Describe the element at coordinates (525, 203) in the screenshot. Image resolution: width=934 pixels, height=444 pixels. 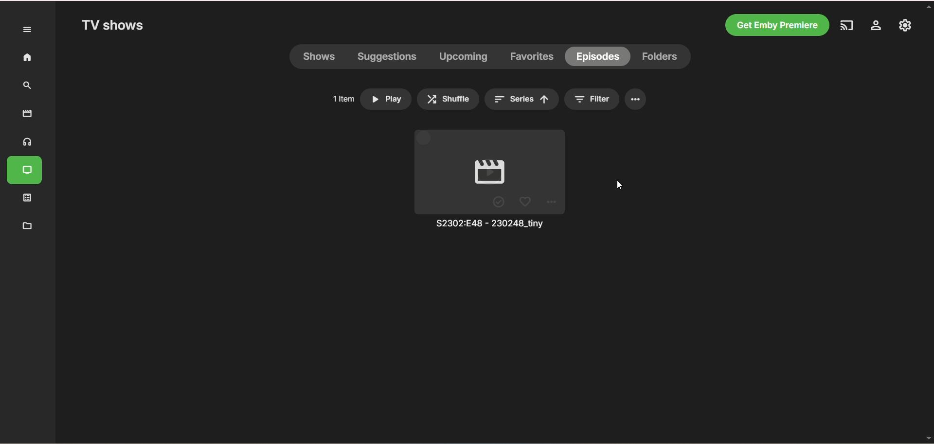
I see `favorite` at that location.